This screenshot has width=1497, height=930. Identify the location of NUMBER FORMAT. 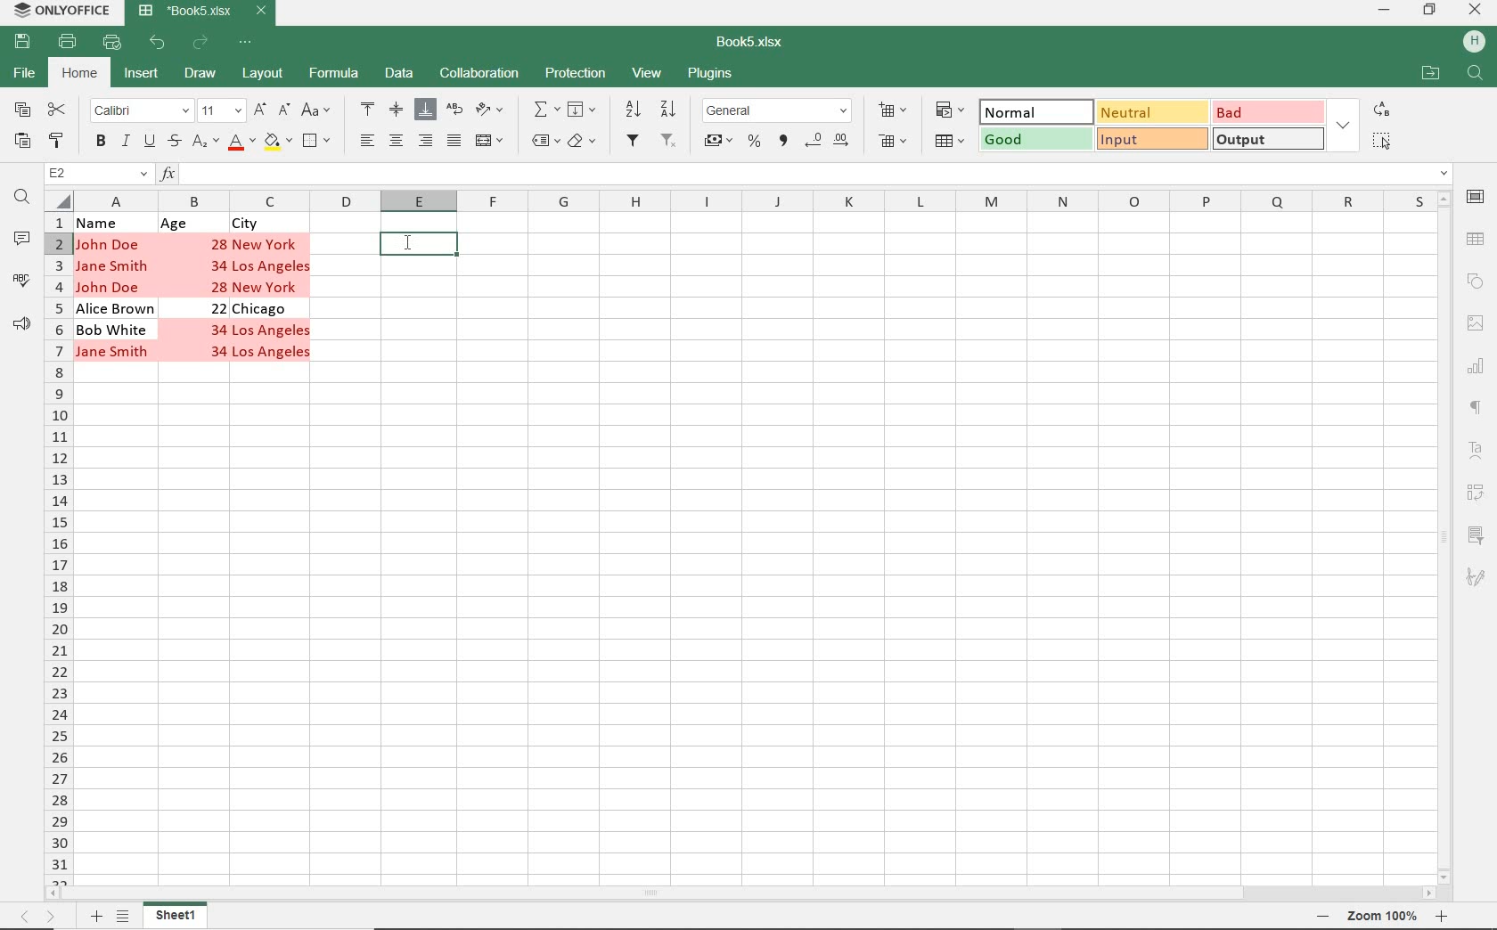
(777, 113).